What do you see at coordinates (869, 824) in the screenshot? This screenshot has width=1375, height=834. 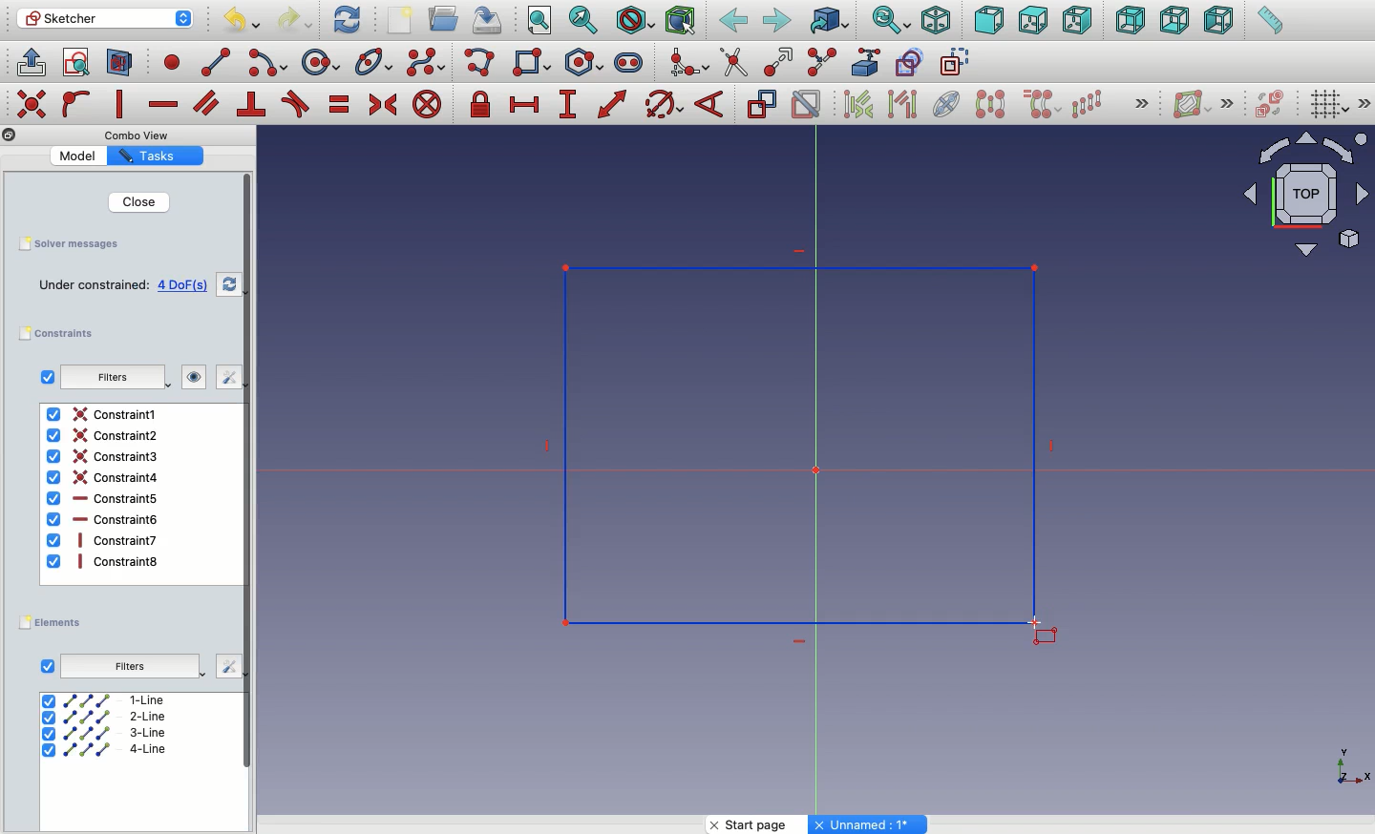 I see `Unnamed: 1` at bounding box center [869, 824].